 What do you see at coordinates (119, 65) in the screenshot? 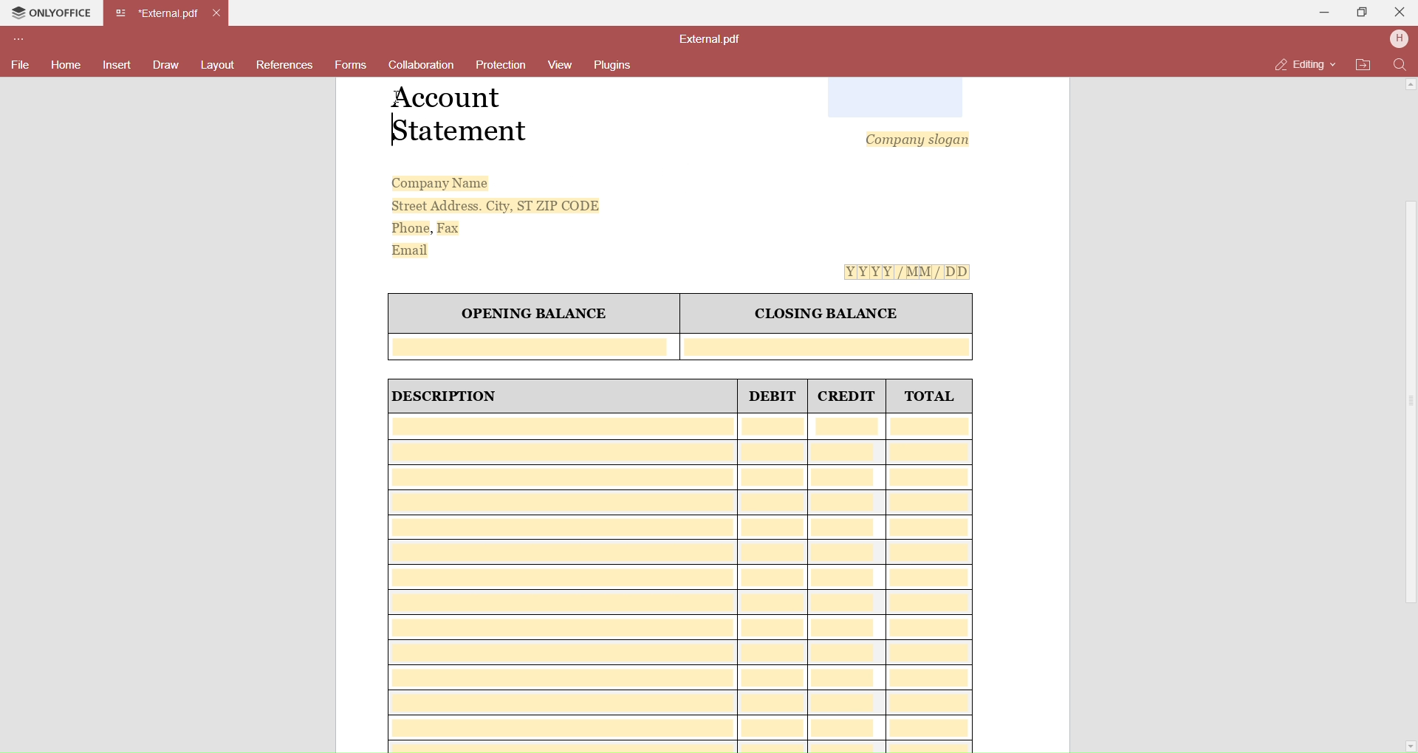
I see `Insert` at bounding box center [119, 65].